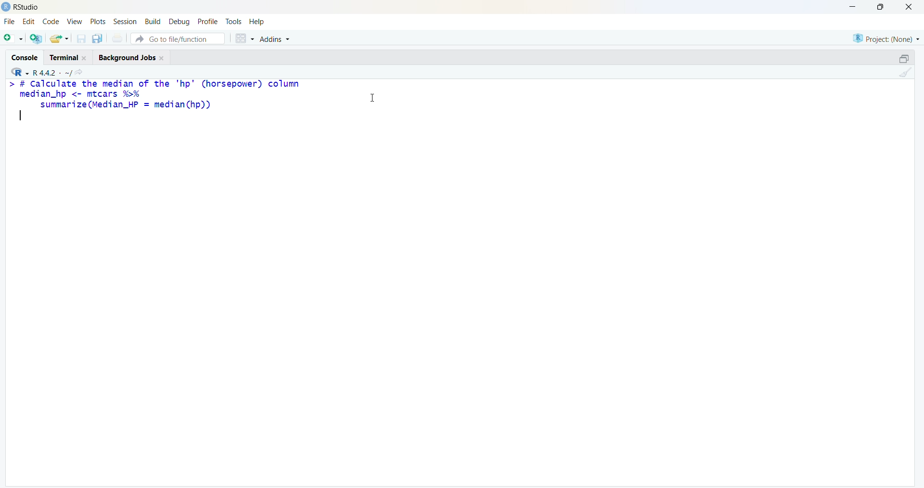 The height and width of the screenshot is (488, 924). Describe the element at coordinates (179, 23) in the screenshot. I see `debug` at that location.